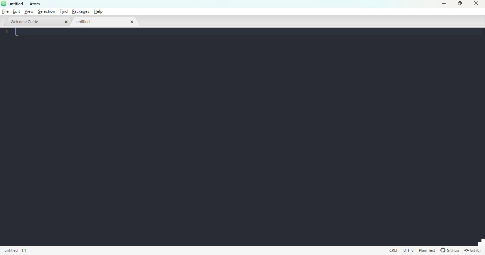  What do you see at coordinates (473, 250) in the screenshot?
I see `git(0)` at bounding box center [473, 250].